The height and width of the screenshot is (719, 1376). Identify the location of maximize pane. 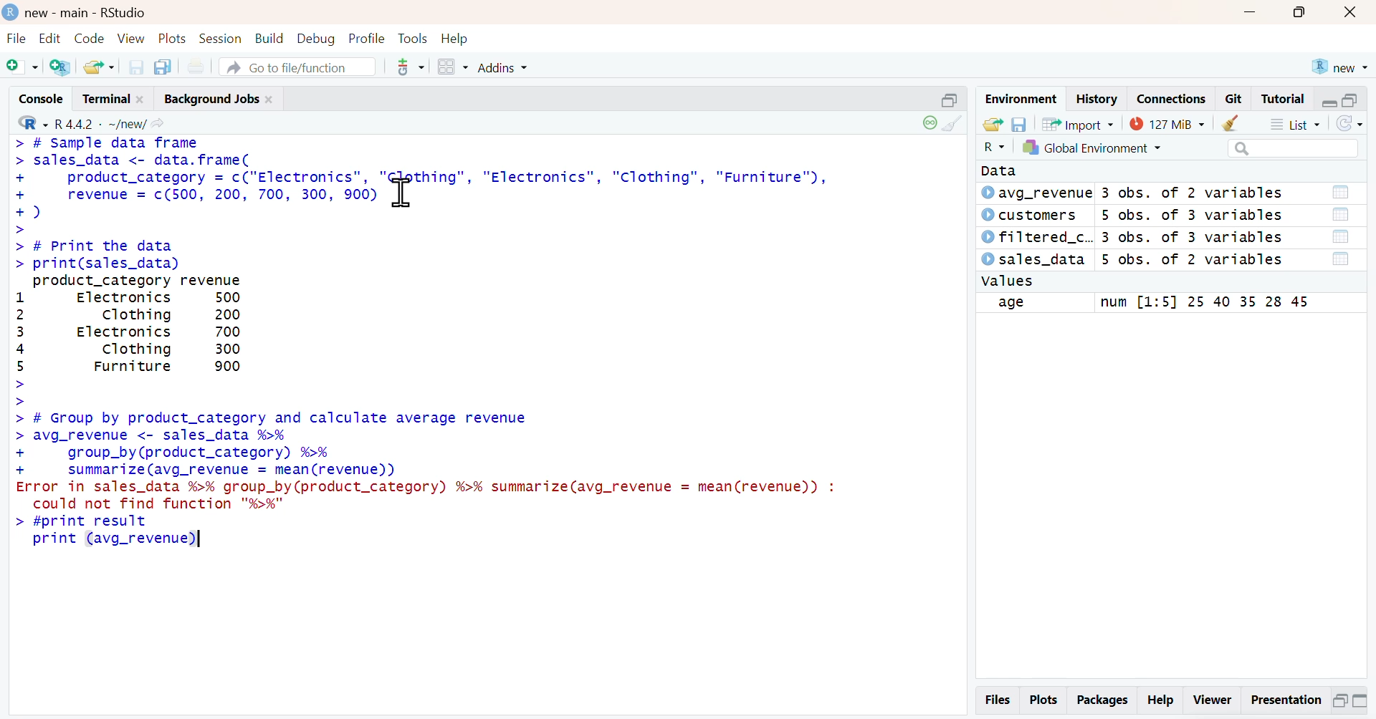
(1352, 101).